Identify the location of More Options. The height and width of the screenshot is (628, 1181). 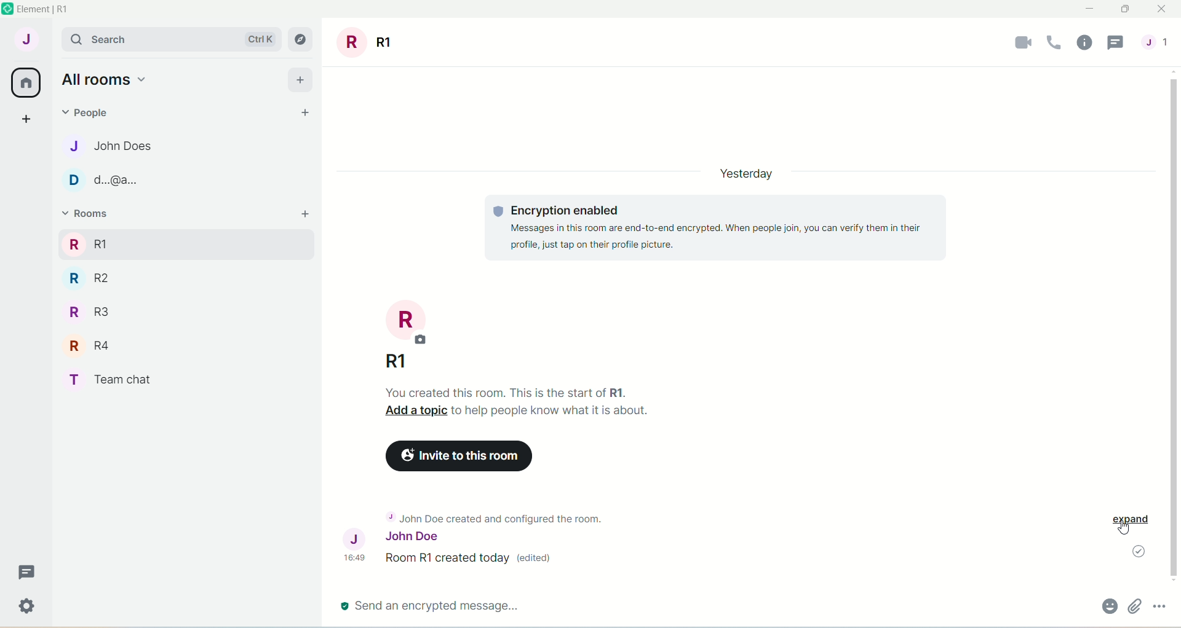
(1163, 608).